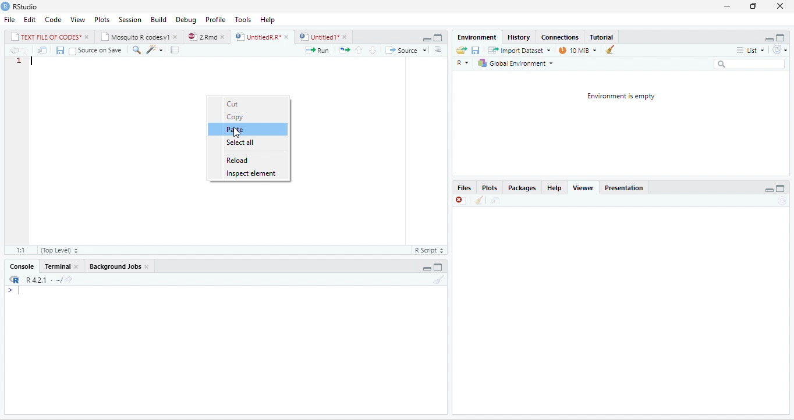 Image resolution: width=794 pixels, height=420 pixels. Describe the element at coordinates (135, 36) in the screenshot. I see `‘Mosquito R codes.v1` at that location.